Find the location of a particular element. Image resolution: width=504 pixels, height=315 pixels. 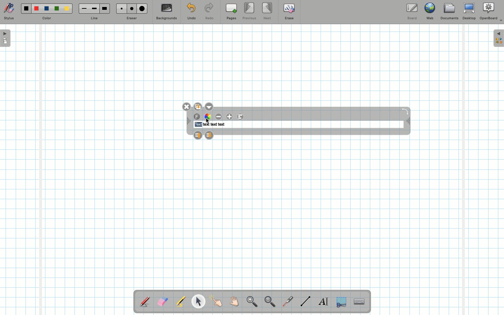

Layer down is located at coordinates (209, 134).